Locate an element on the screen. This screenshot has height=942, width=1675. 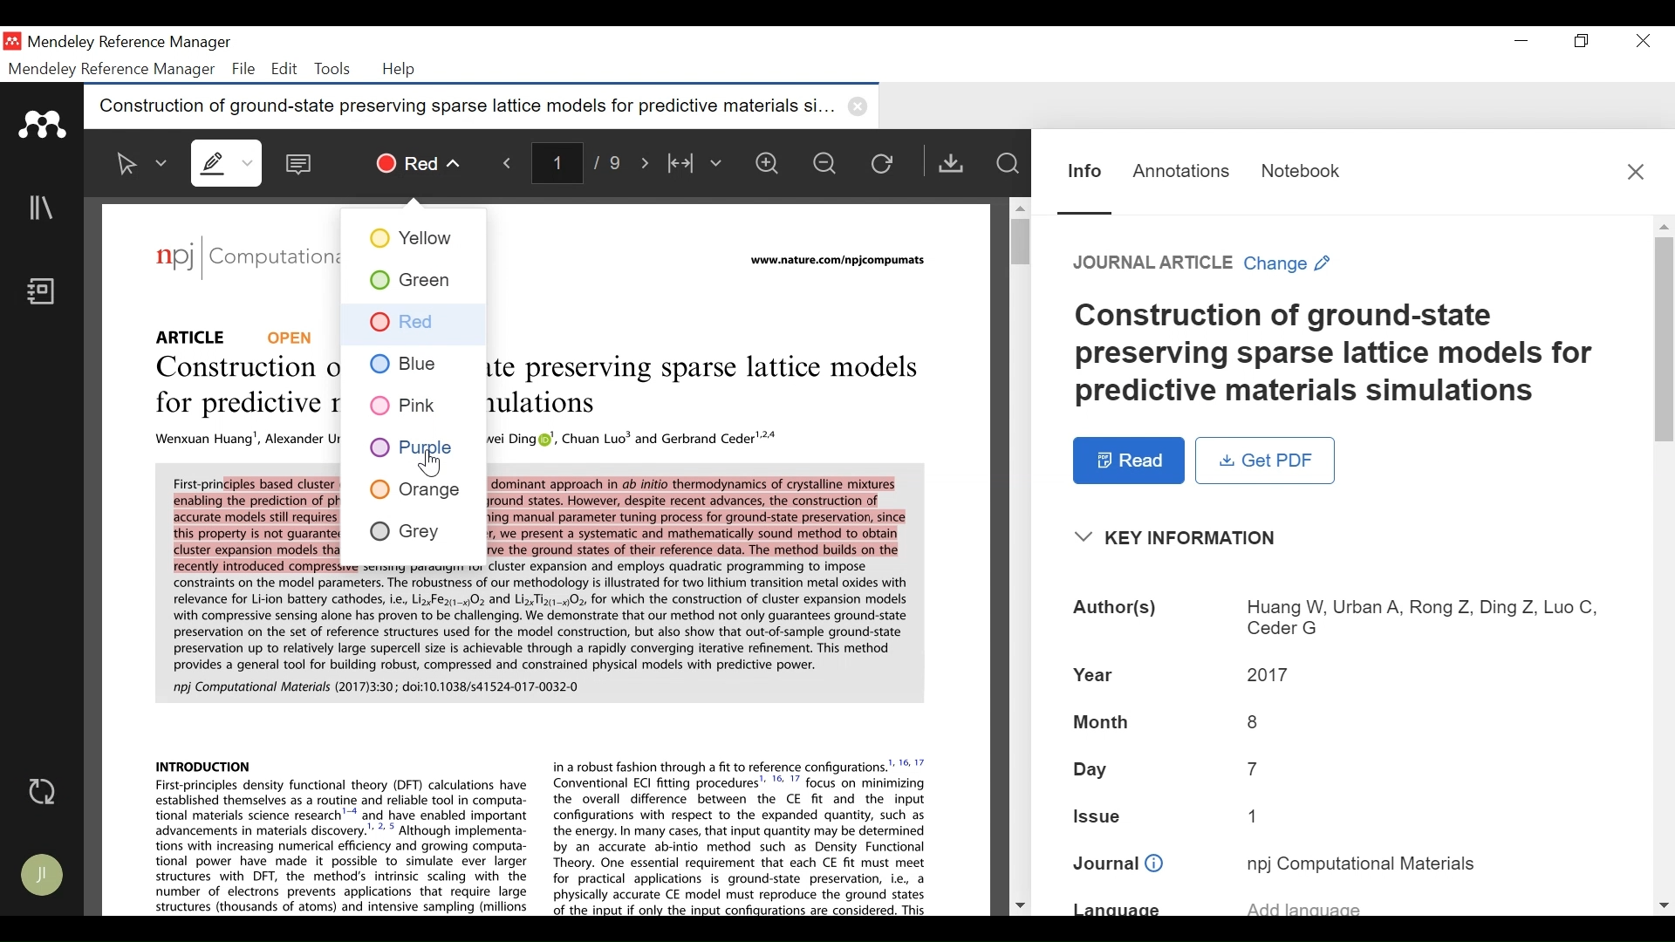
Tools is located at coordinates (332, 70).